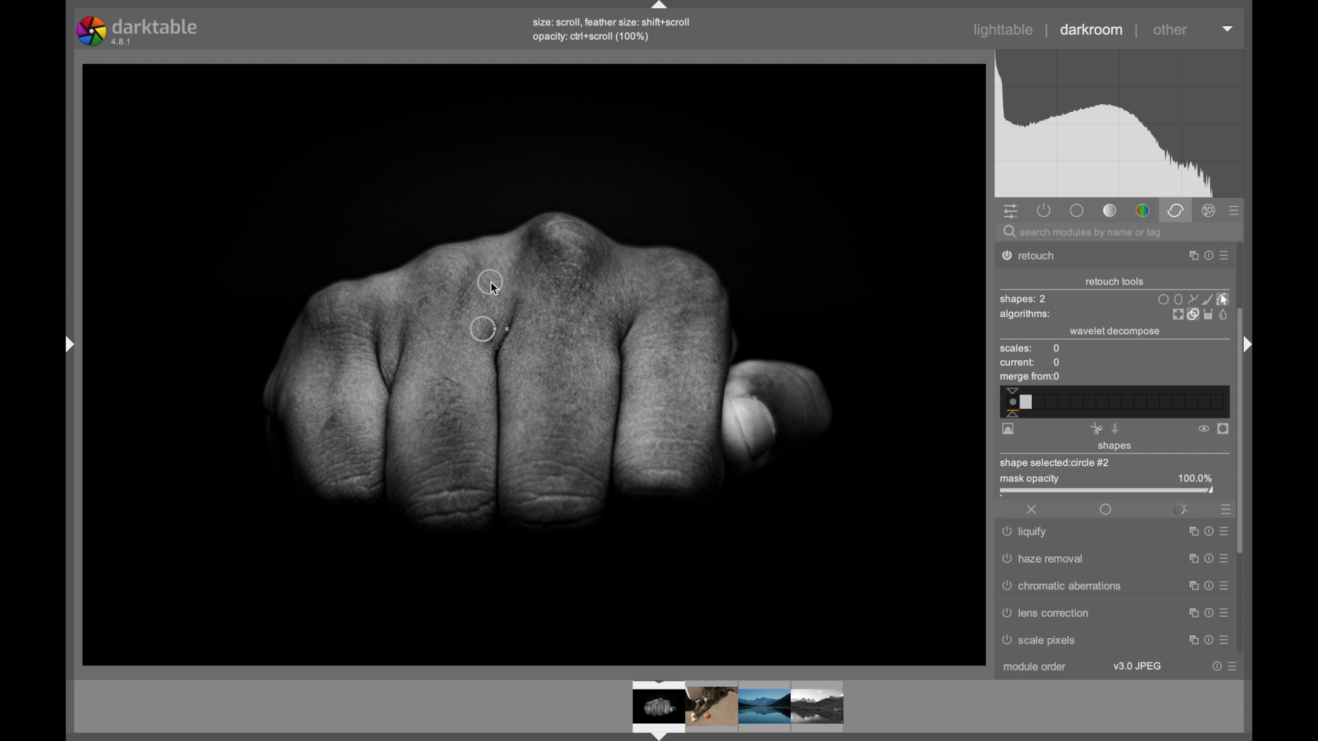 This screenshot has width=1318, height=741. What do you see at coordinates (1030, 378) in the screenshot?
I see `merge from: 0` at bounding box center [1030, 378].